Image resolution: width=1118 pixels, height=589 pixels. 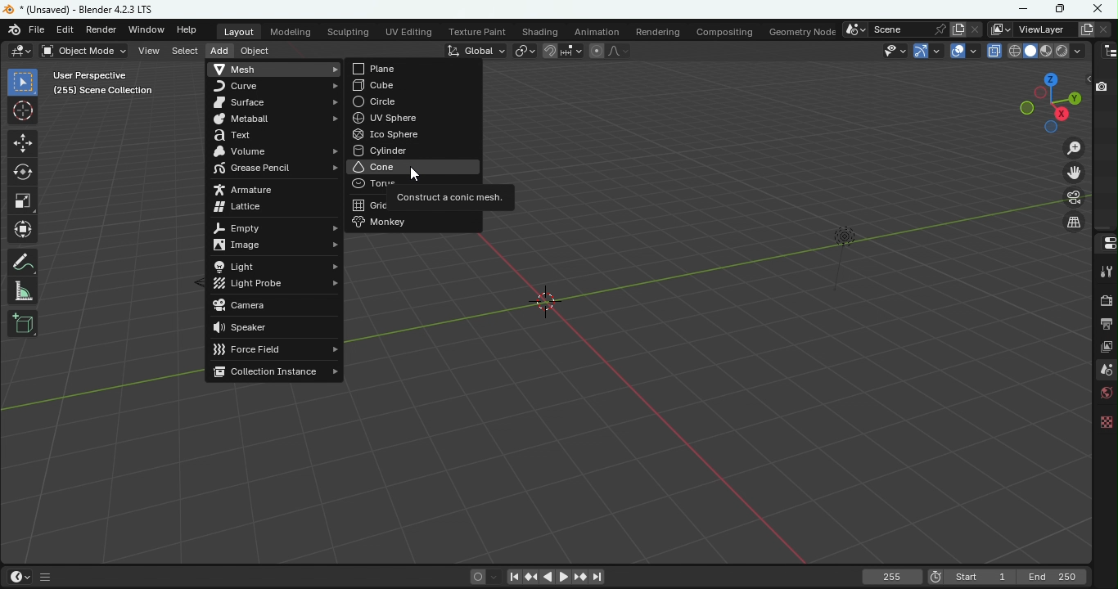 What do you see at coordinates (973, 51) in the screenshot?
I see `Overlays` at bounding box center [973, 51].